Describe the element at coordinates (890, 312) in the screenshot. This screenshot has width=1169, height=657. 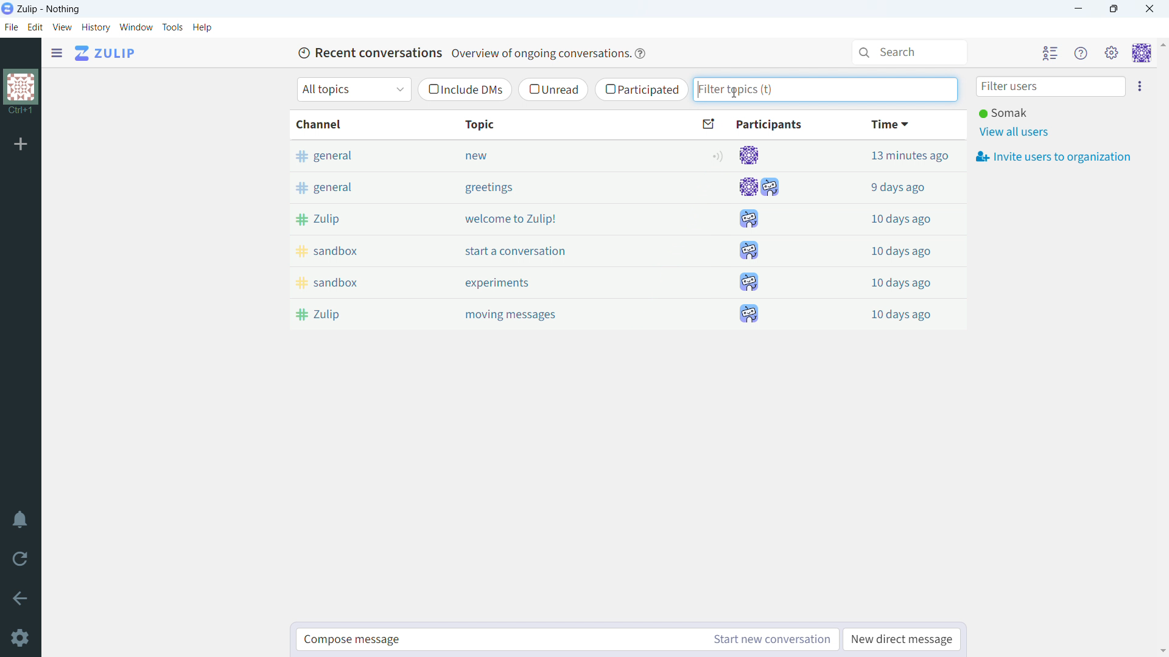
I see `10 days ago` at that location.